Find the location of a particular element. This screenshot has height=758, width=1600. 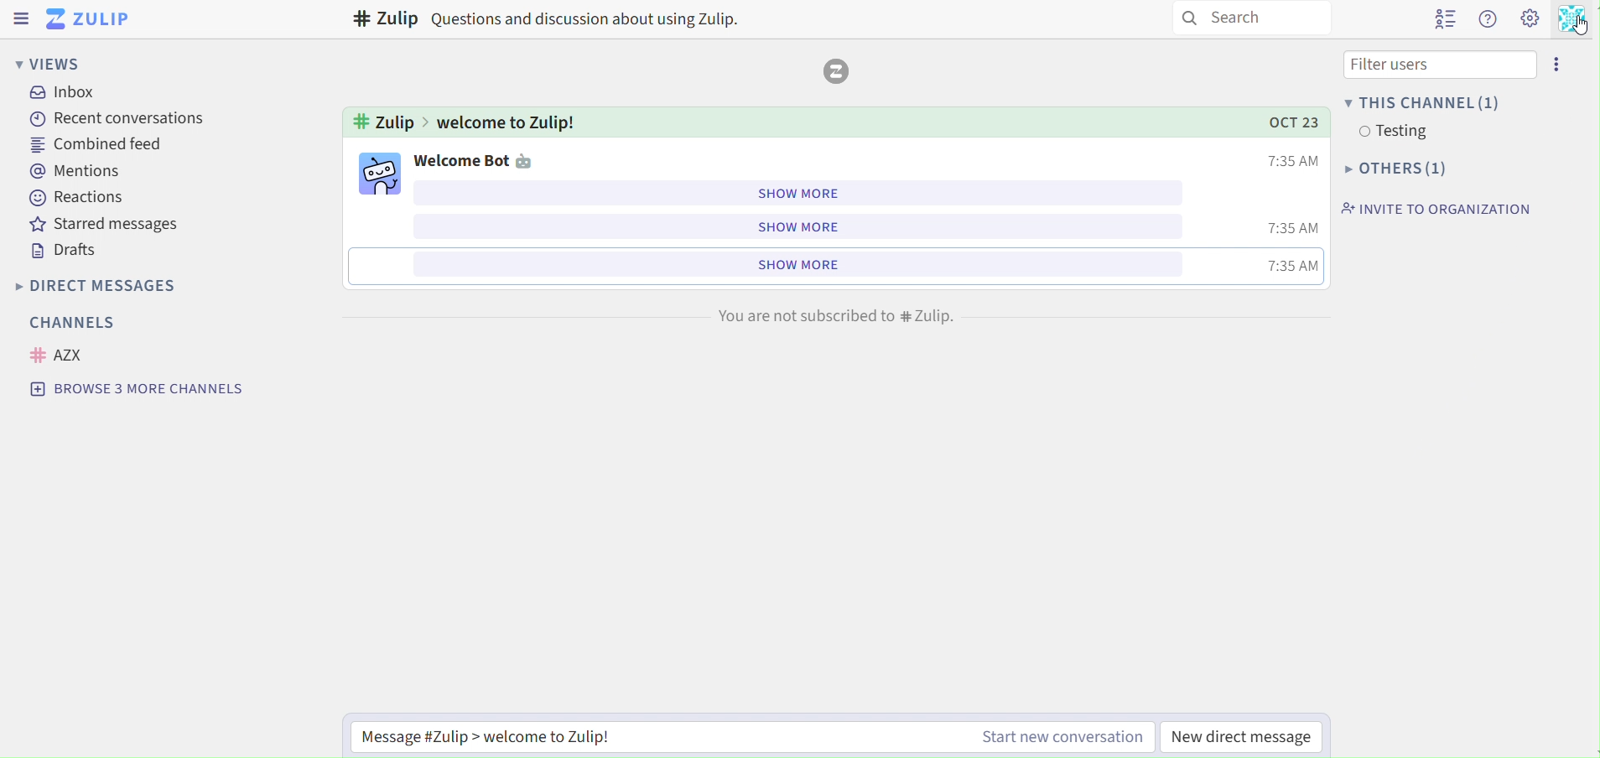

personal menu is located at coordinates (1575, 21).